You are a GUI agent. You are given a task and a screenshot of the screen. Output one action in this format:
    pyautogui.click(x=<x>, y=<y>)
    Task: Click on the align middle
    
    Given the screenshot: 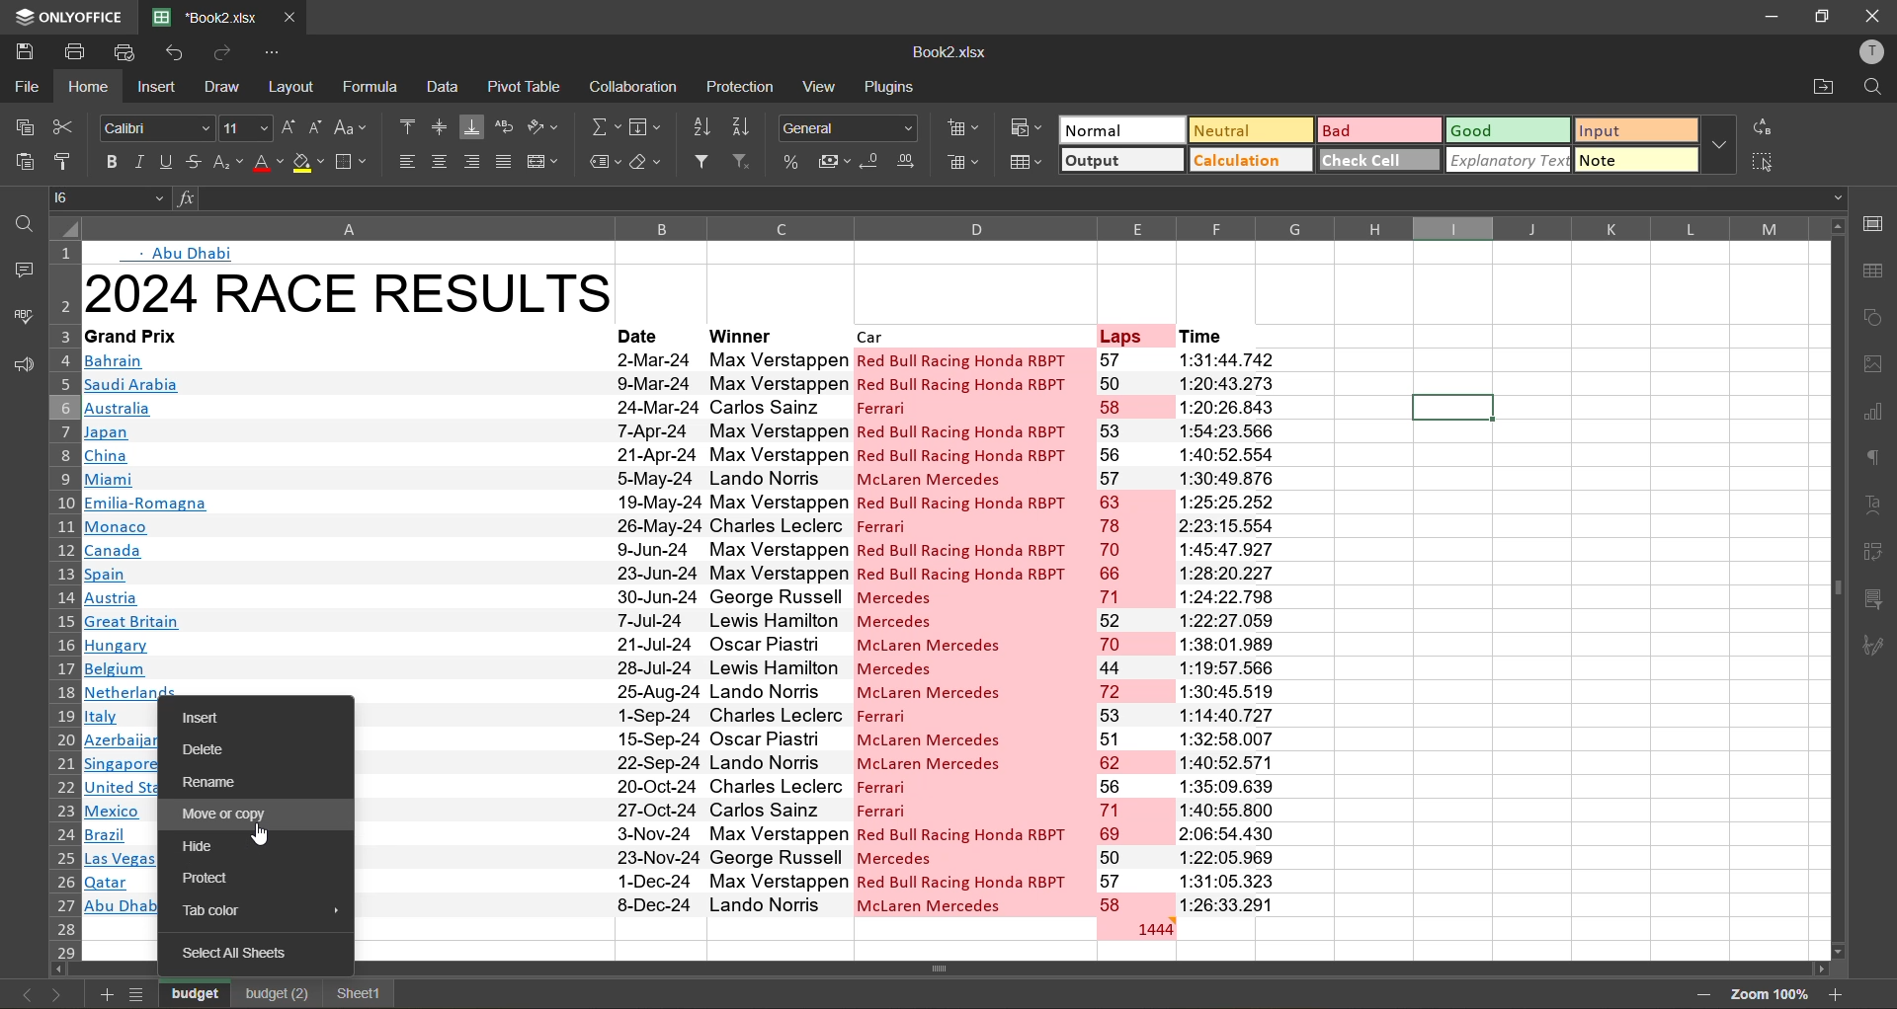 What is the action you would take?
    pyautogui.click(x=438, y=129)
    